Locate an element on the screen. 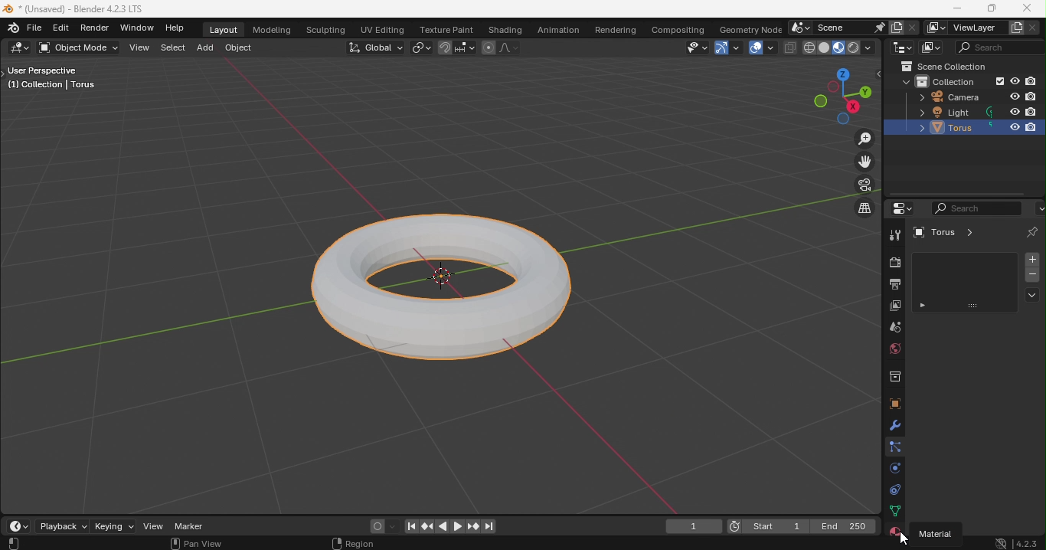 Image resolution: width=1046 pixels, height=550 pixels. Switch the current view from perspective/orthographic prokection is located at coordinates (851, 210).